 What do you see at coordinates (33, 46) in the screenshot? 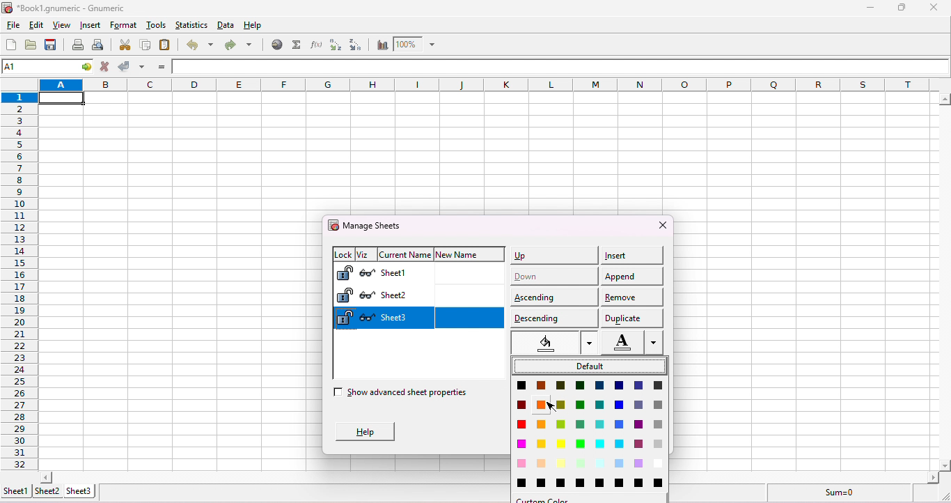
I see `open a file` at bounding box center [33, 46].